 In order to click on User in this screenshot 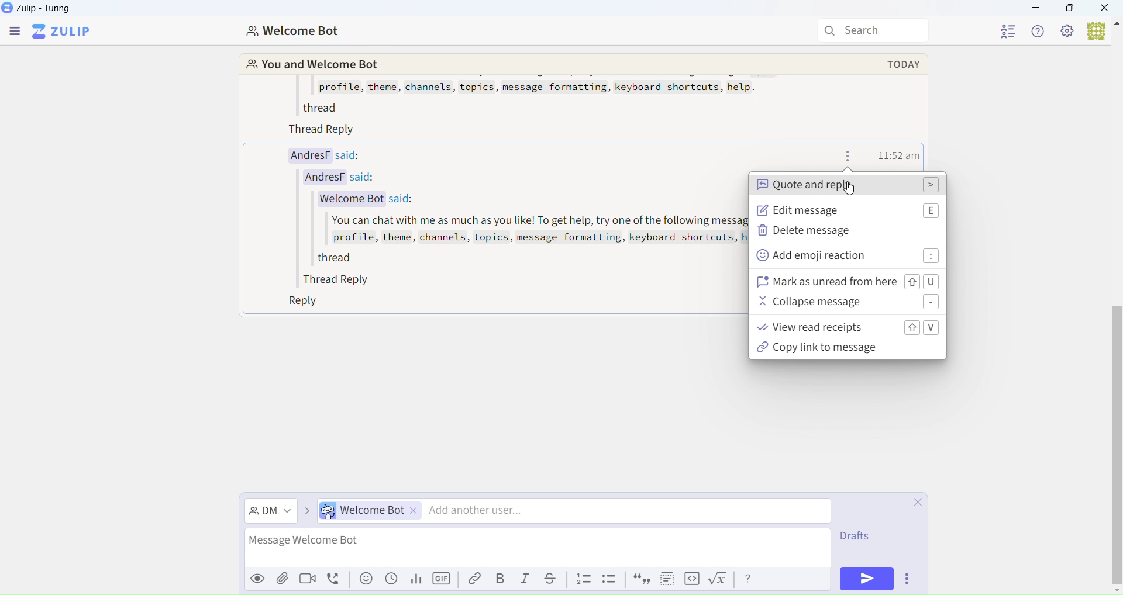, I will do `click(1104, 31)`.